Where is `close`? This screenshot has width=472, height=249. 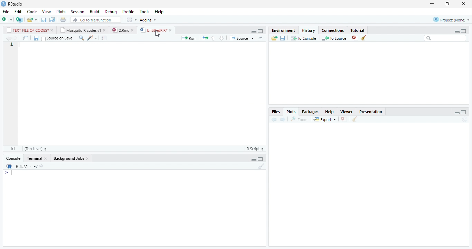
close is located at coordinates (134, 30).